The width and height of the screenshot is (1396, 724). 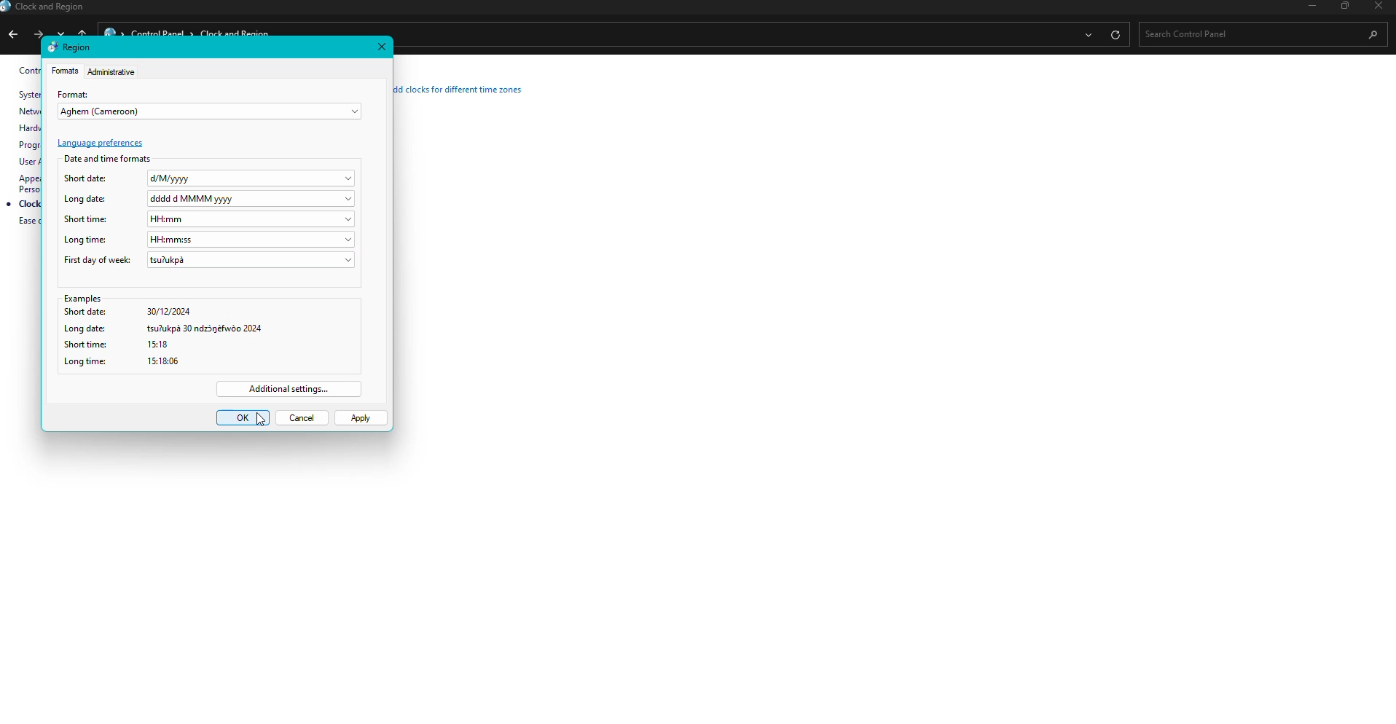 I want to click on long date, so click(x=209, y=328).